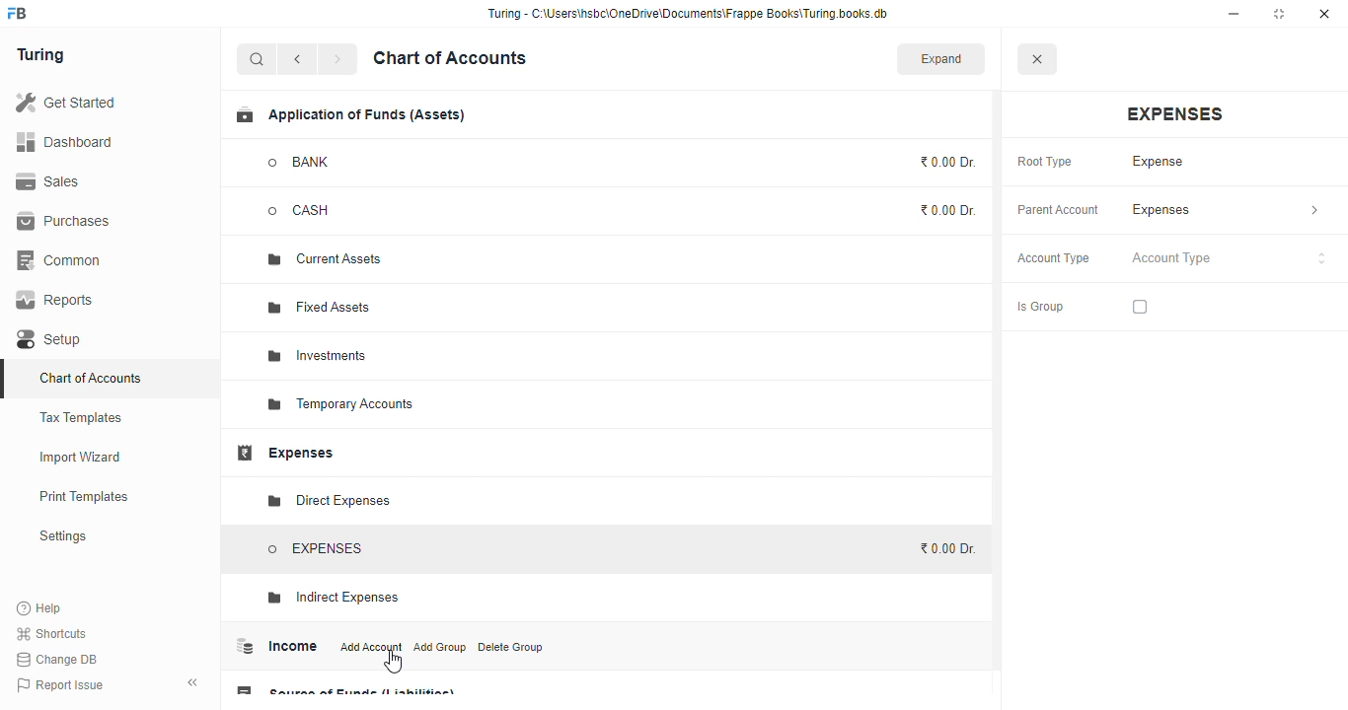 Image resolution: width=1348 pixels, height=710 pixels. I want to click on direct expenses, so click(328, 502).